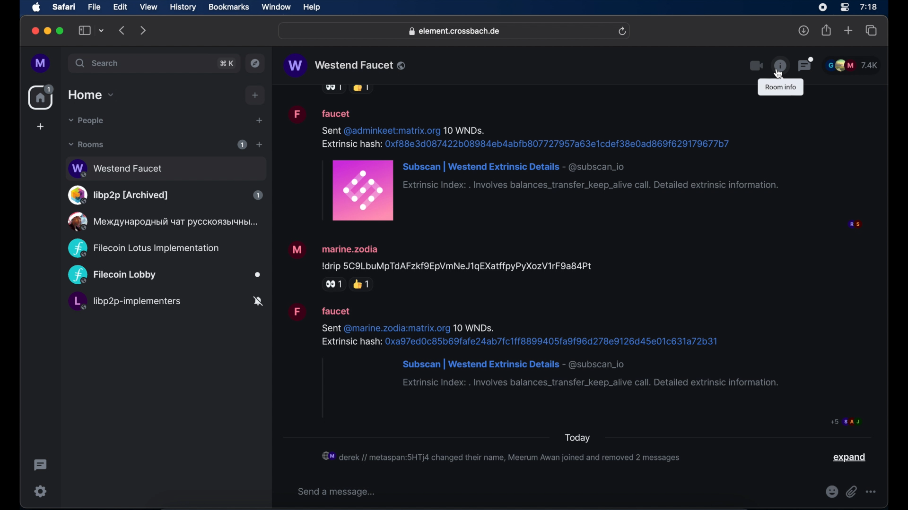  I want to click on downloads, so click(804, 30).